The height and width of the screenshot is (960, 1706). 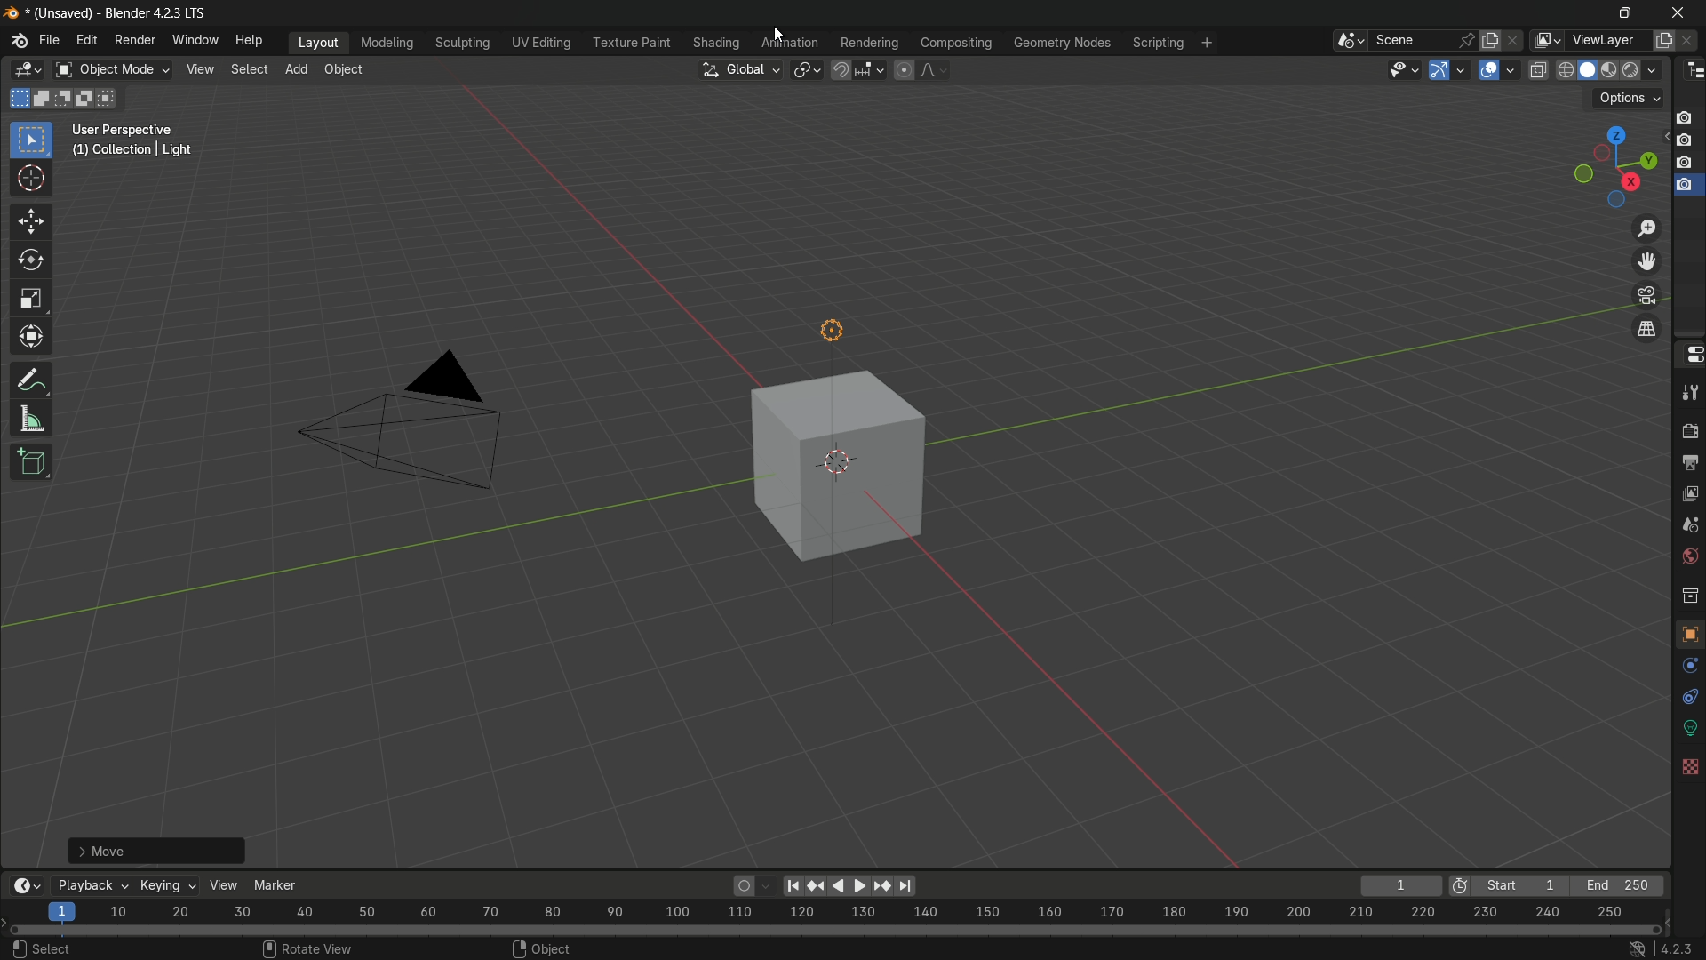 I want to click on object, so click(x=1688, y=637).